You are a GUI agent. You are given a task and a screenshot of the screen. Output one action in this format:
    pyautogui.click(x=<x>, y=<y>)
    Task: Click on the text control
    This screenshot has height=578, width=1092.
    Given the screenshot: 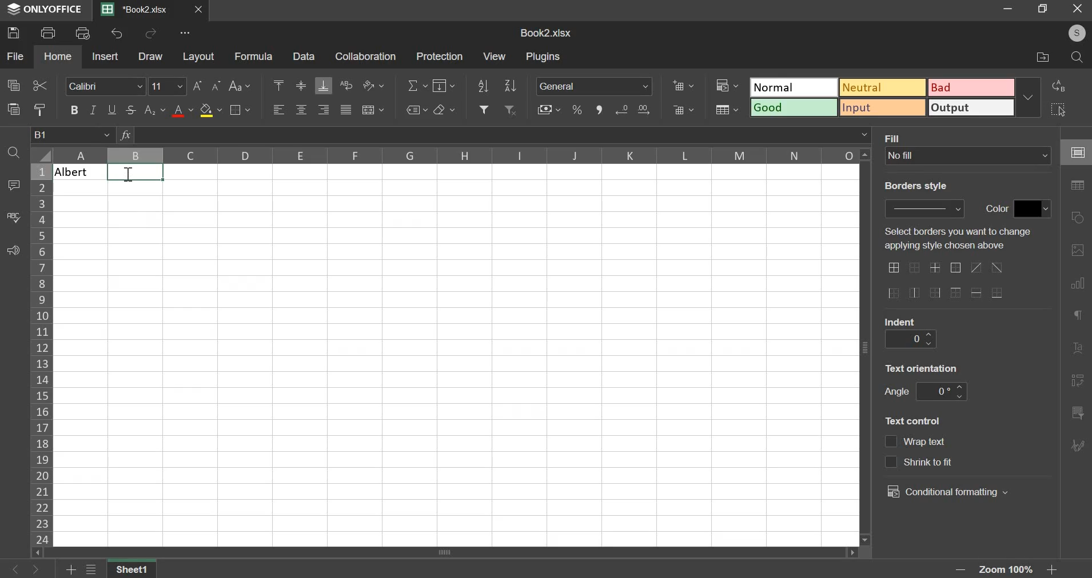 What is the action you would take?
    pyautogui.click(x=918, y=423)
    